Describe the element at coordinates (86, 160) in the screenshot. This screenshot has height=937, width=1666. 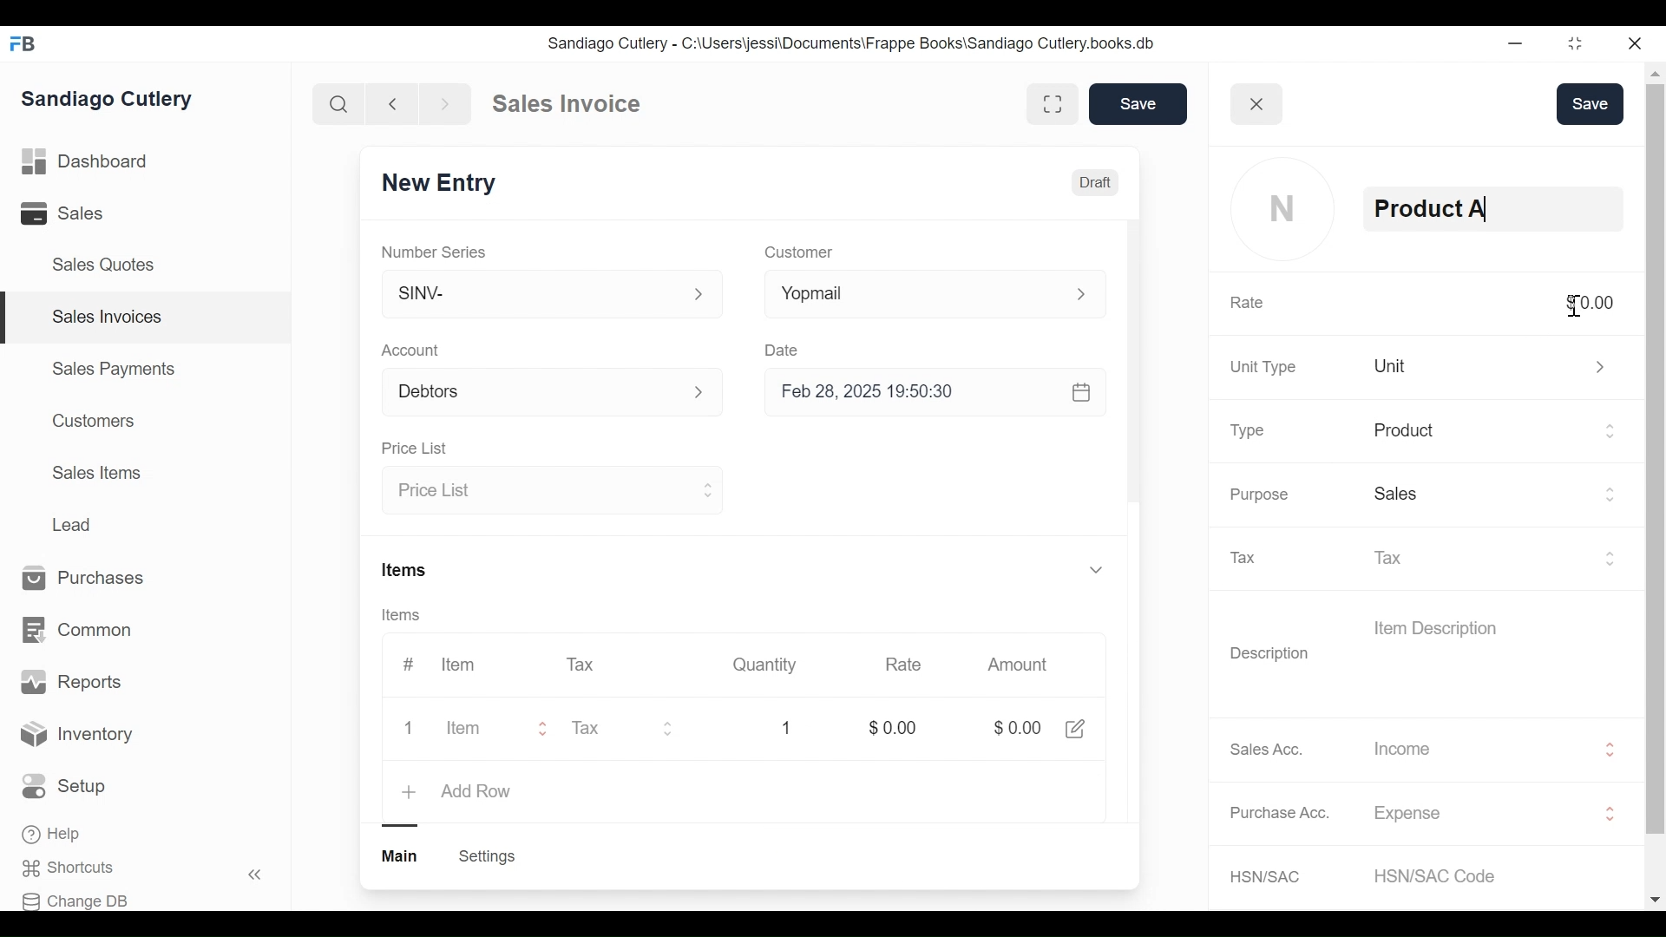
I see `Dashboard` at that location.